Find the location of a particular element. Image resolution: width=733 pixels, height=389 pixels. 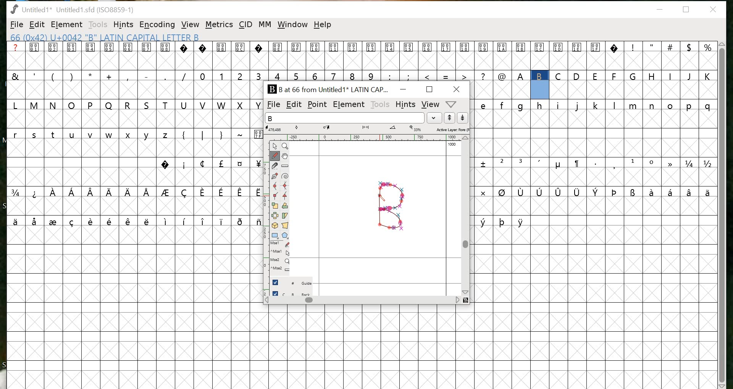

ruler is located at coordinates (265, 220).